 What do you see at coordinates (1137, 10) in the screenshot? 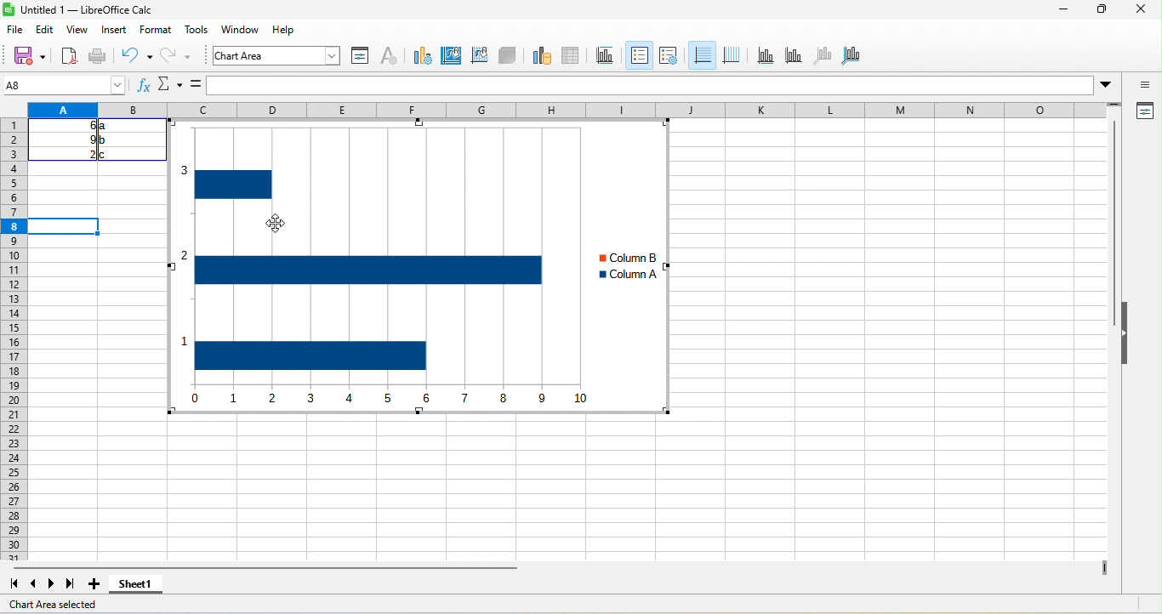
I see `close` at bounding box center [1137, 10].